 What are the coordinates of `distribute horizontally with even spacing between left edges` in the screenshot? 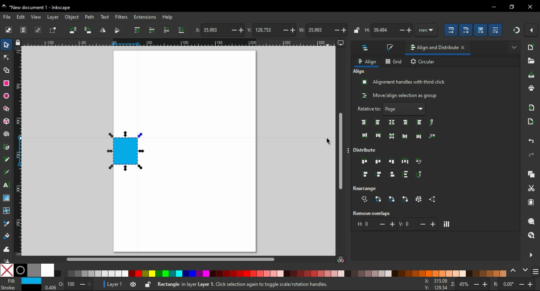 It's located at (364, 161).